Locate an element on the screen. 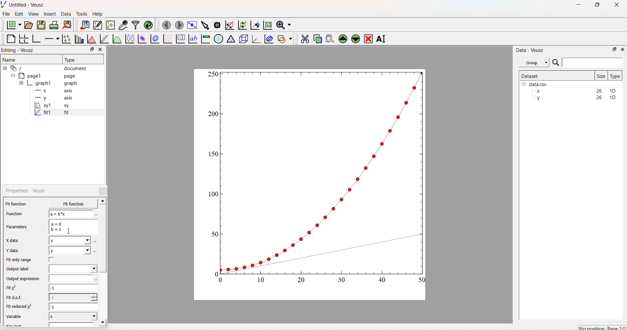  Filter data is located at coordinates (135, 25).